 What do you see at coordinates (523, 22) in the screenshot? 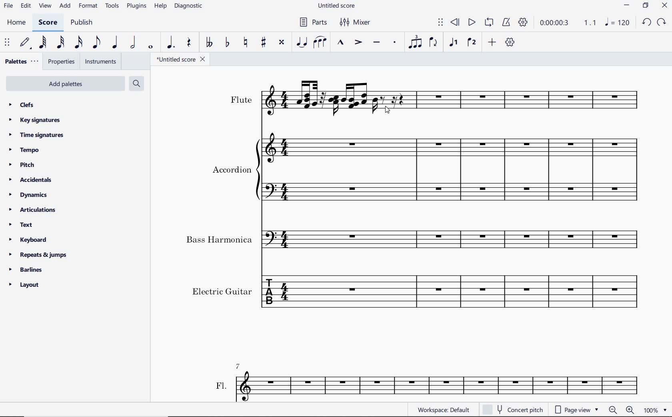
I see `playback settings` at bounding box center [523, 22].